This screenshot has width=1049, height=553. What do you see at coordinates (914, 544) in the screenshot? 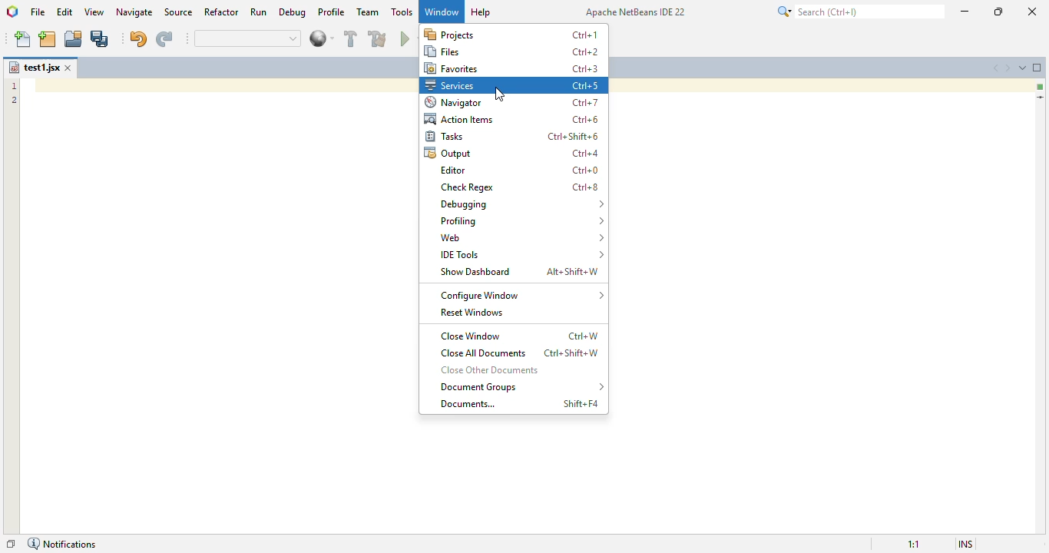
I see `magnification ratio` at bounding box center [914, 544].